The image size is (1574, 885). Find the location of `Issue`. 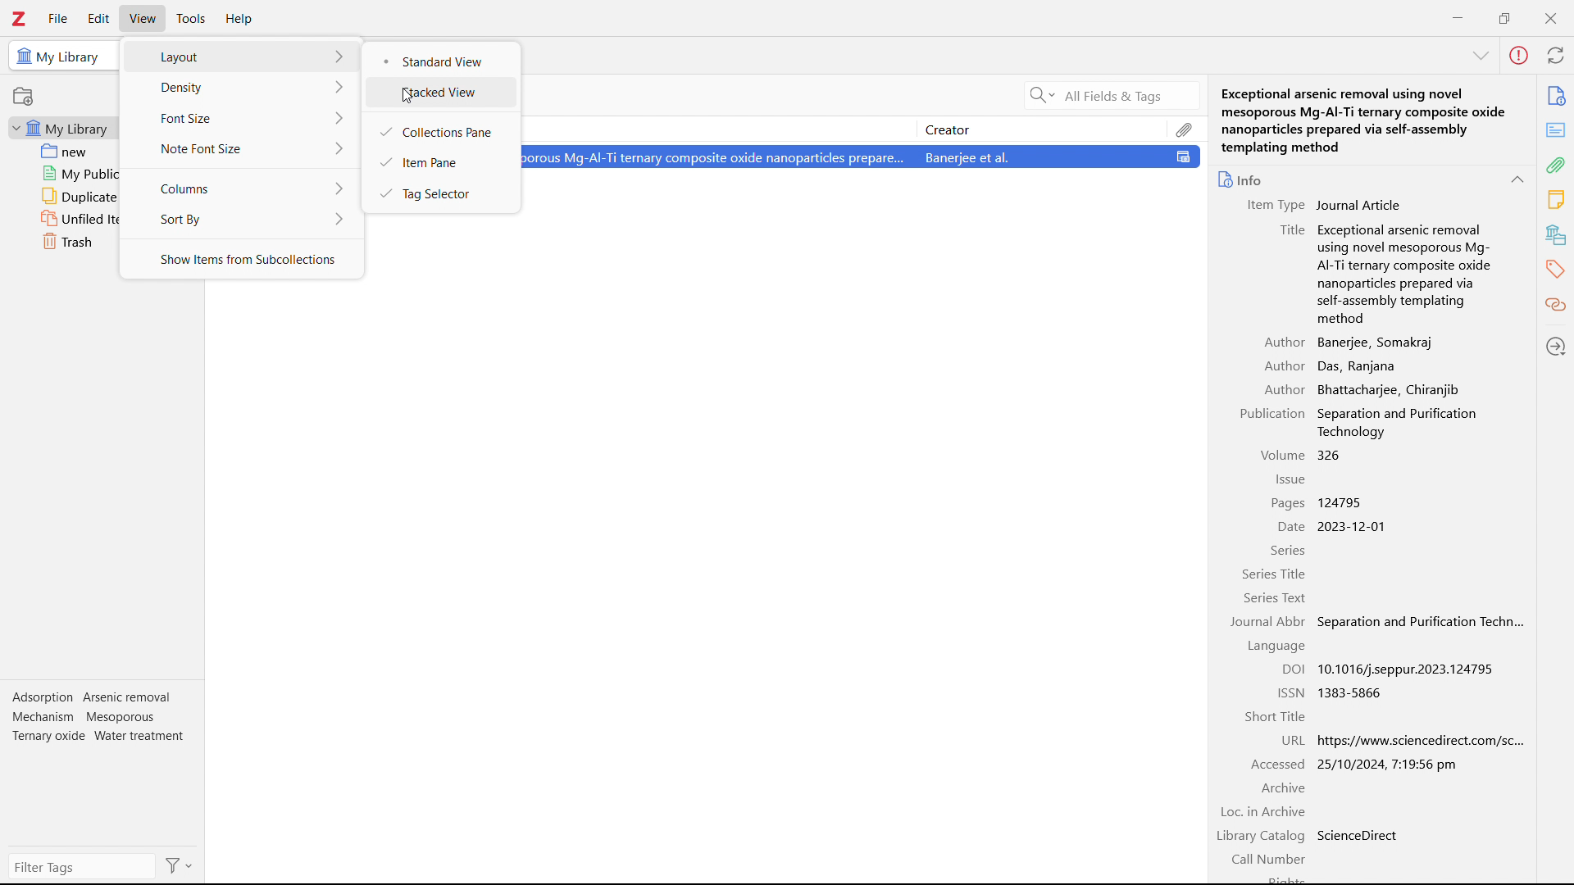

Issue is located at coordinates (1291, 478).